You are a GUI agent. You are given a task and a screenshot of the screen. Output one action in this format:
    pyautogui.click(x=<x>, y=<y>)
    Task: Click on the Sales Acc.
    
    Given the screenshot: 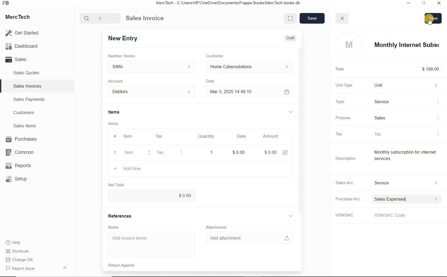 What is the action you would take?
    pyautogui.click(x=343, y=183)
    